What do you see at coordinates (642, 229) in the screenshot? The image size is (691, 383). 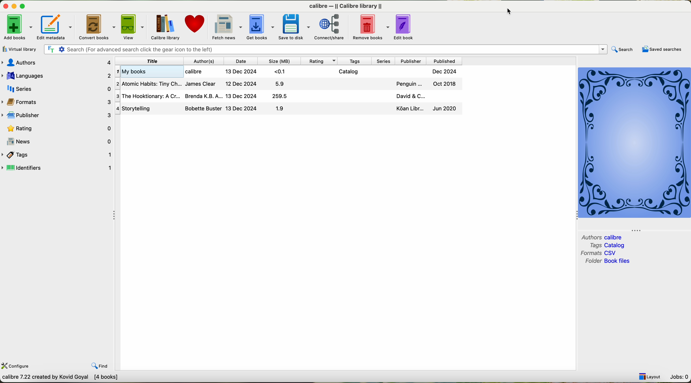 I see `collapse` at bounding box center [642, 229].